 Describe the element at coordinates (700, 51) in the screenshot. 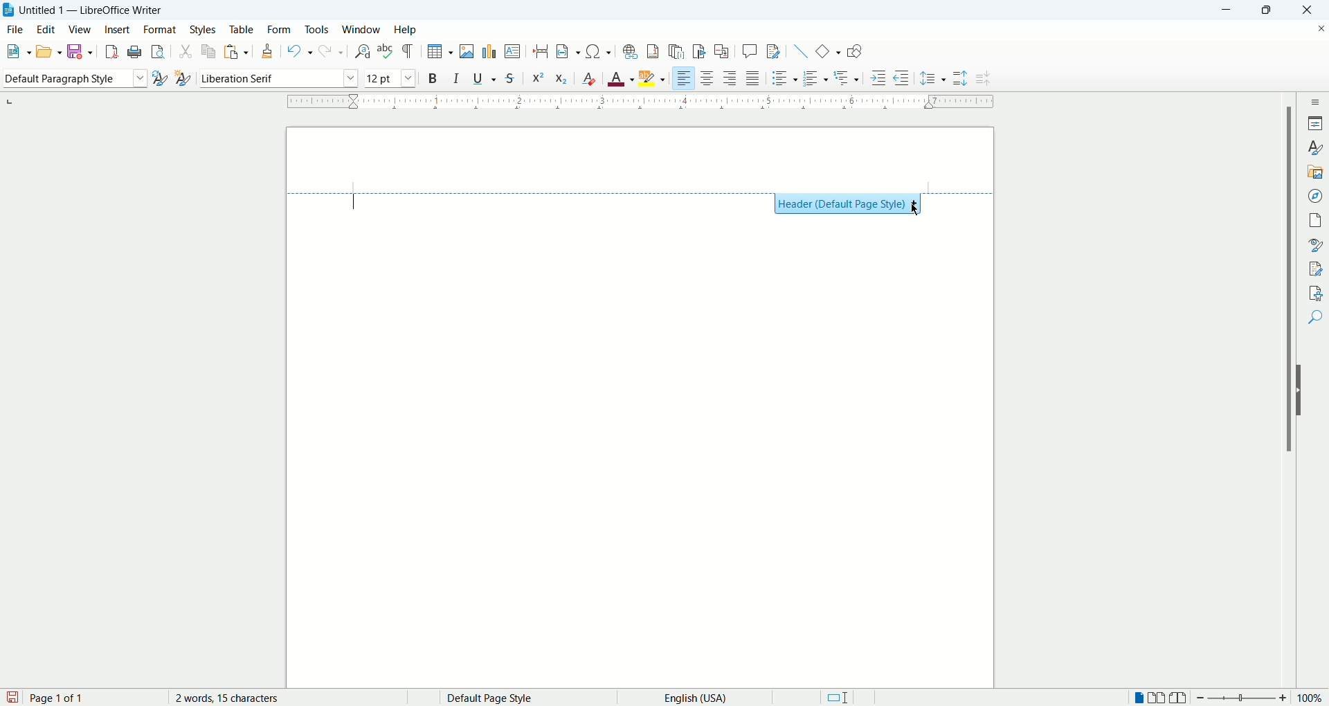

I see `insert bookmark` at that location.